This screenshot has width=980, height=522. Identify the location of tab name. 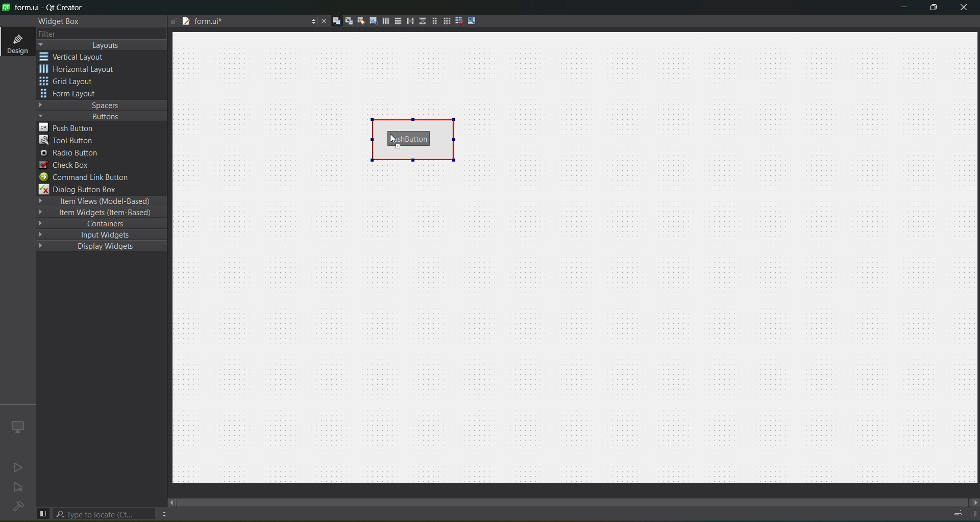
(233, 22).